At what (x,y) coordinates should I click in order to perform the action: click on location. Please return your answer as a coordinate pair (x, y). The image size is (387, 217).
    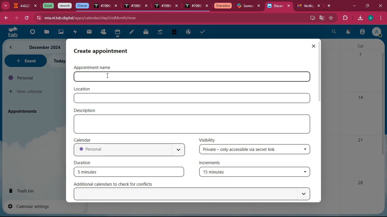
    Looking at the image, I should click on (83, 89).